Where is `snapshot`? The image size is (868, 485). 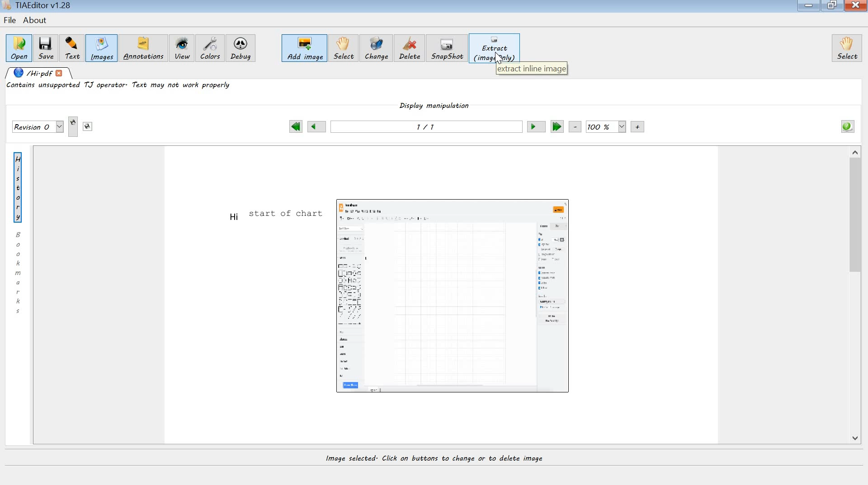
snapshot is located at coordinates (448, 48).